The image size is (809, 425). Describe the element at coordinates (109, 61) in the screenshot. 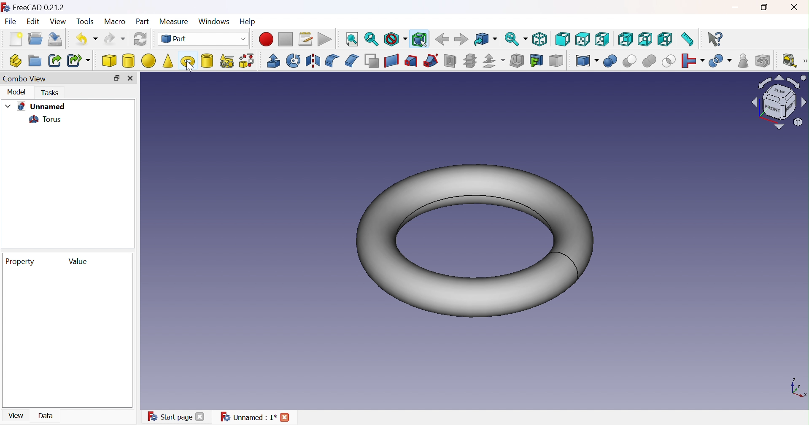

I see `Cube` at that location.